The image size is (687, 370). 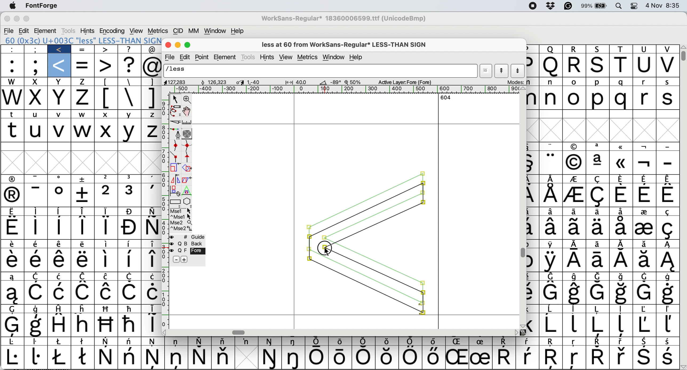 What do you see at coordinates (597, 98) in the screenshot?
I see `p` at bounding box center [597, 98].